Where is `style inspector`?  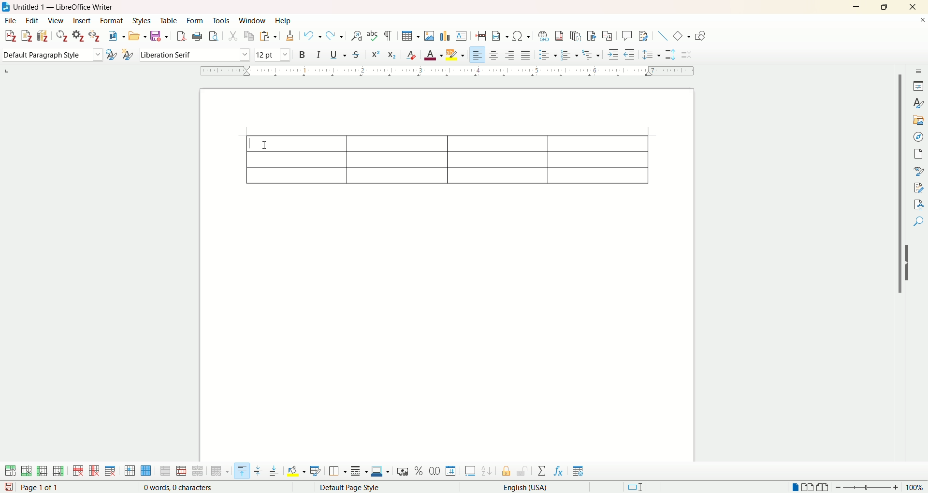 style inspector is located at coordinates (917, 170).